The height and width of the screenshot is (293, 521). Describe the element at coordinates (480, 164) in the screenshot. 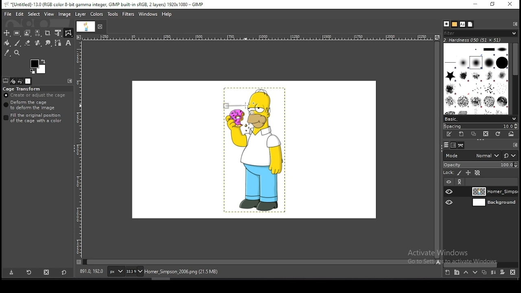

I see `opacity` at that location.